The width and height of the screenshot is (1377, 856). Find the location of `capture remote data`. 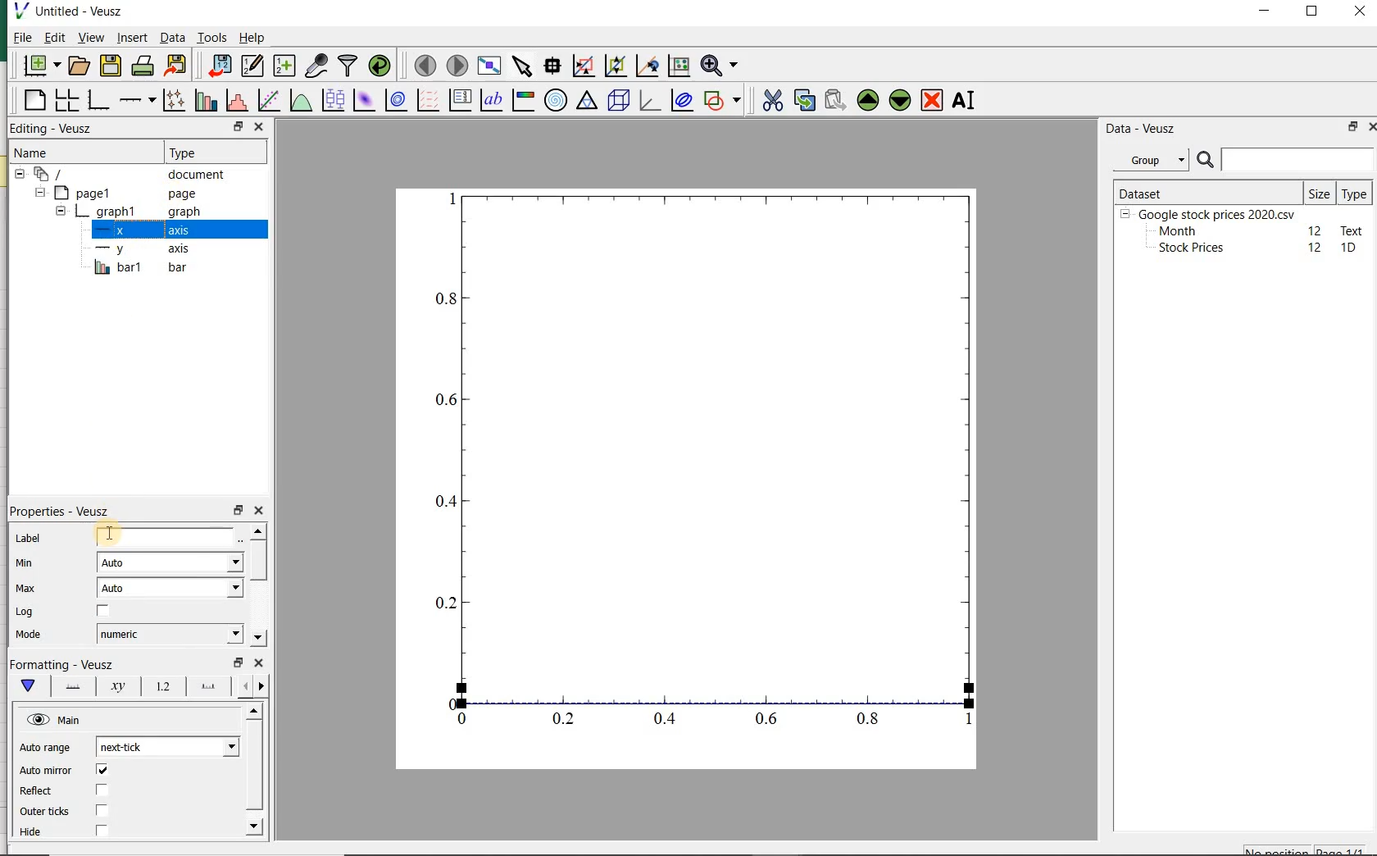

capture remote data is located at coordinates (316, 66).